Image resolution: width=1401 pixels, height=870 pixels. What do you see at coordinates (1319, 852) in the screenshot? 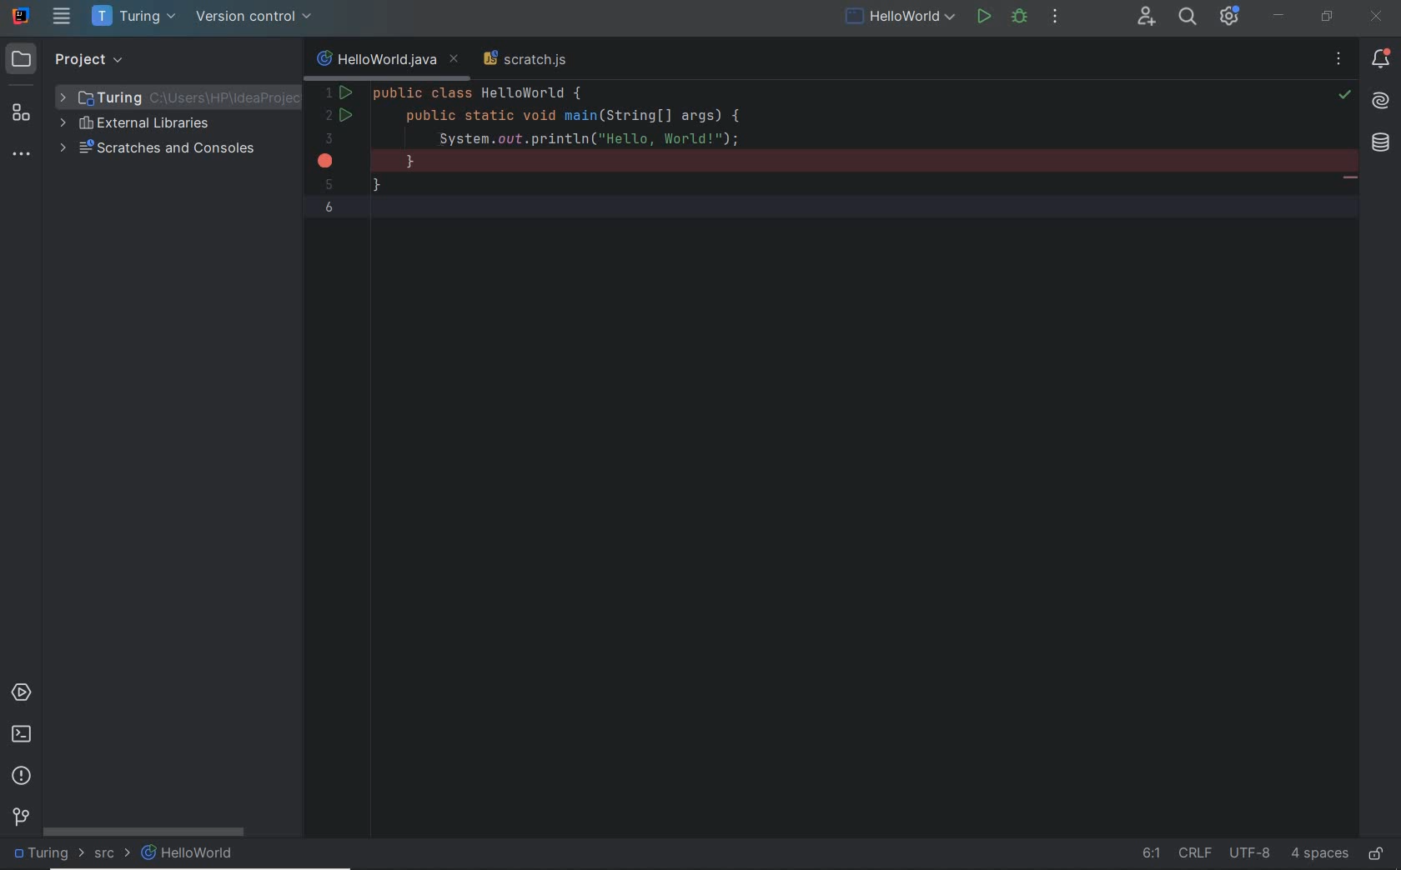
I see `indent` at bounding box center [1319, 852].